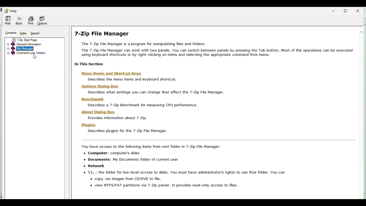  I want to click on File manager, so click(35, 49).